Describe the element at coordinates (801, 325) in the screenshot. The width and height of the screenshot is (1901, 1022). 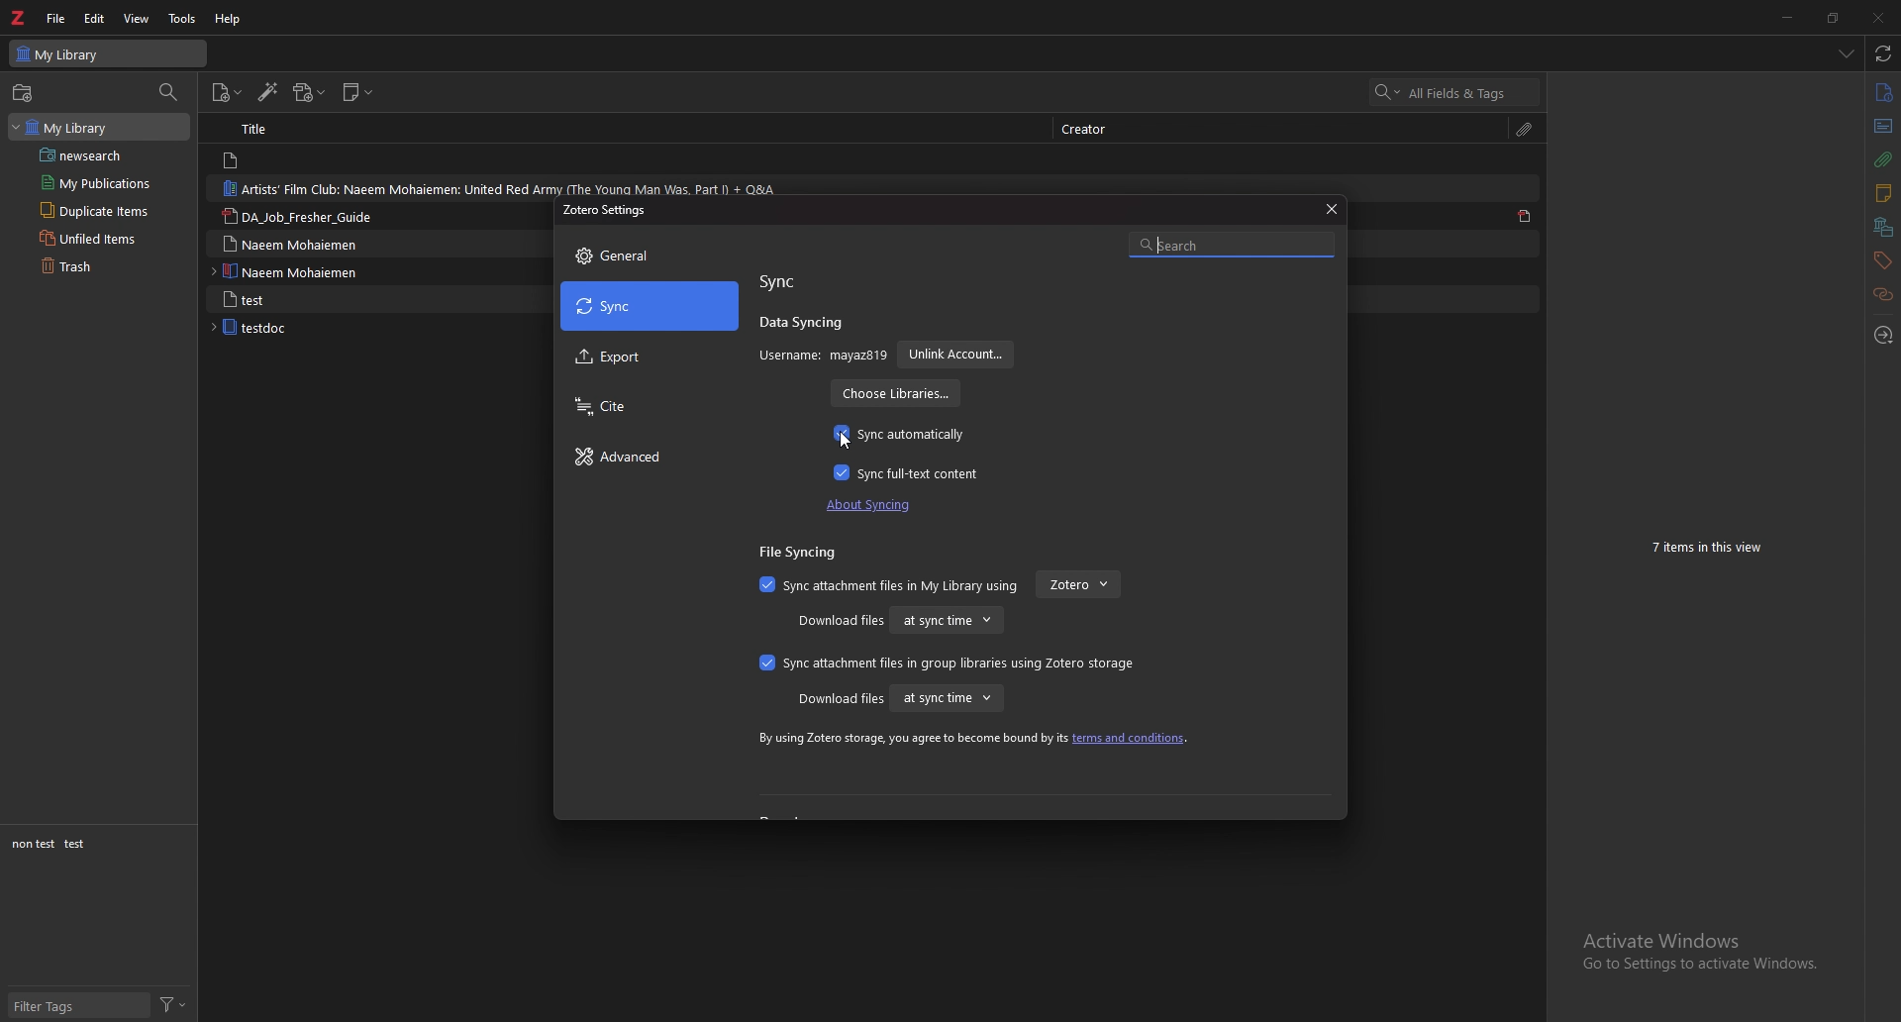
I see `data syncing` at that location.